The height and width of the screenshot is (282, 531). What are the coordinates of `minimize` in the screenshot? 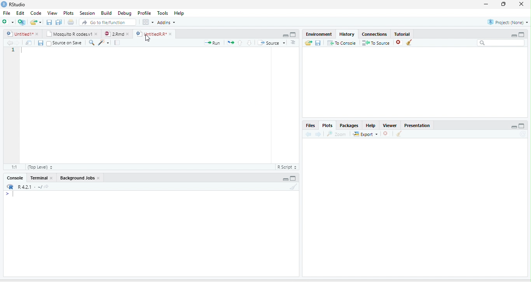 It's located at (486, 4).